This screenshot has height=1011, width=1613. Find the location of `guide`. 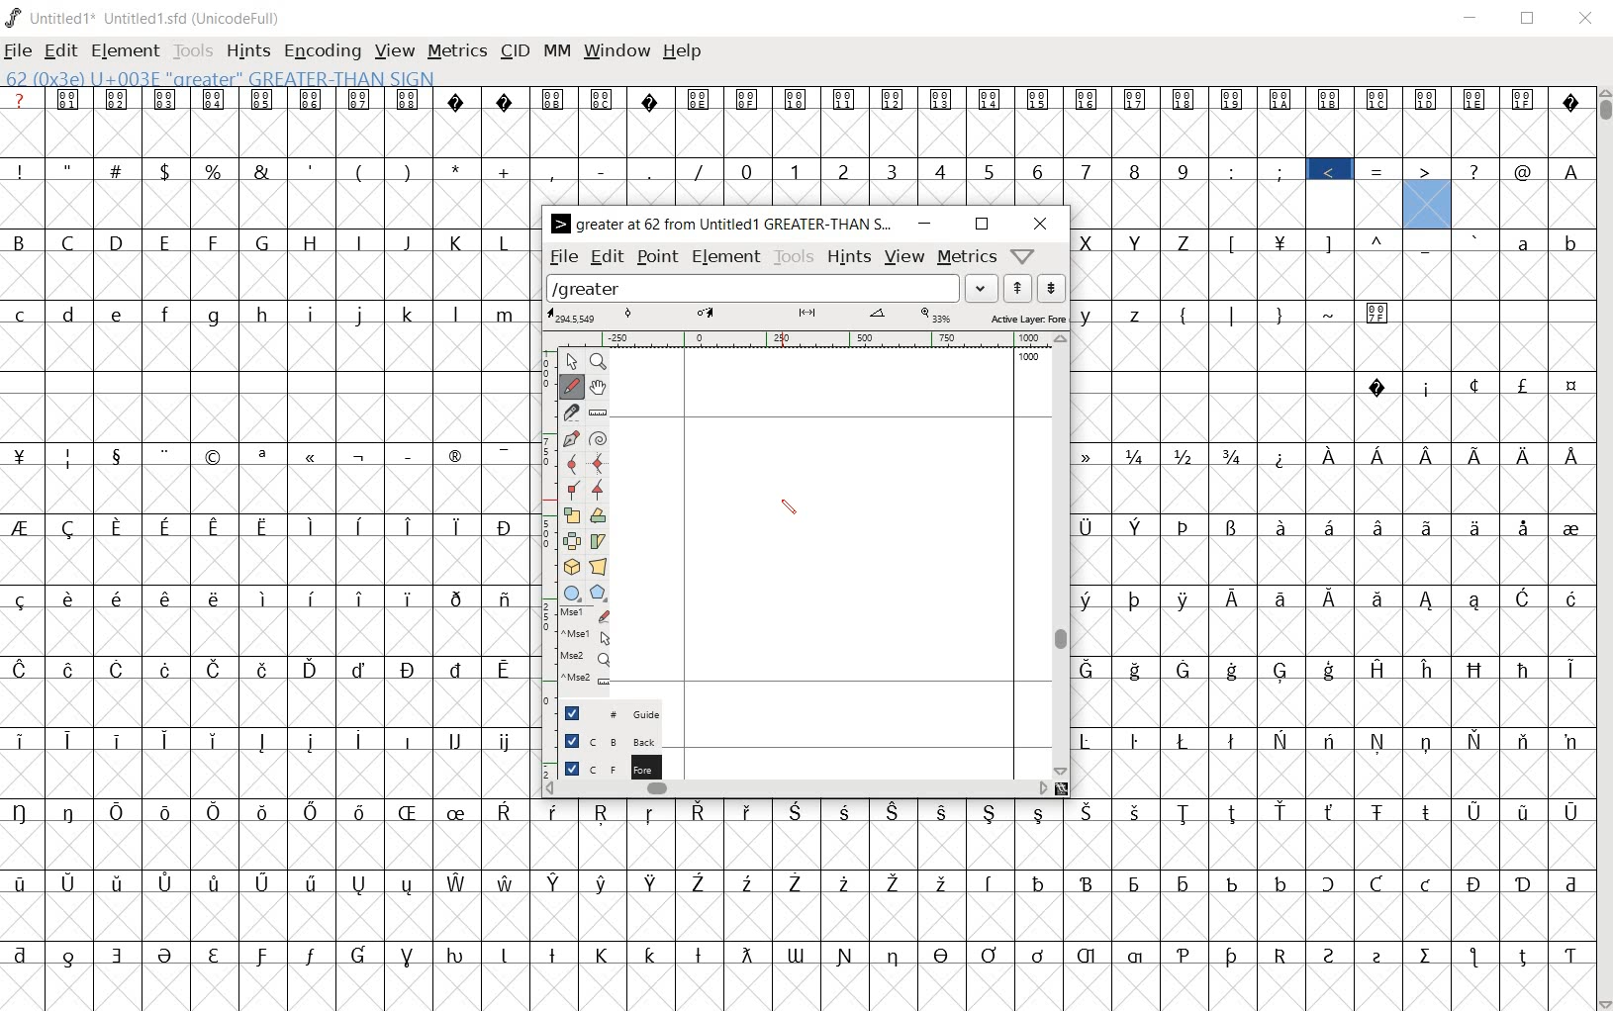

guide is located at coordinates (602, 711).